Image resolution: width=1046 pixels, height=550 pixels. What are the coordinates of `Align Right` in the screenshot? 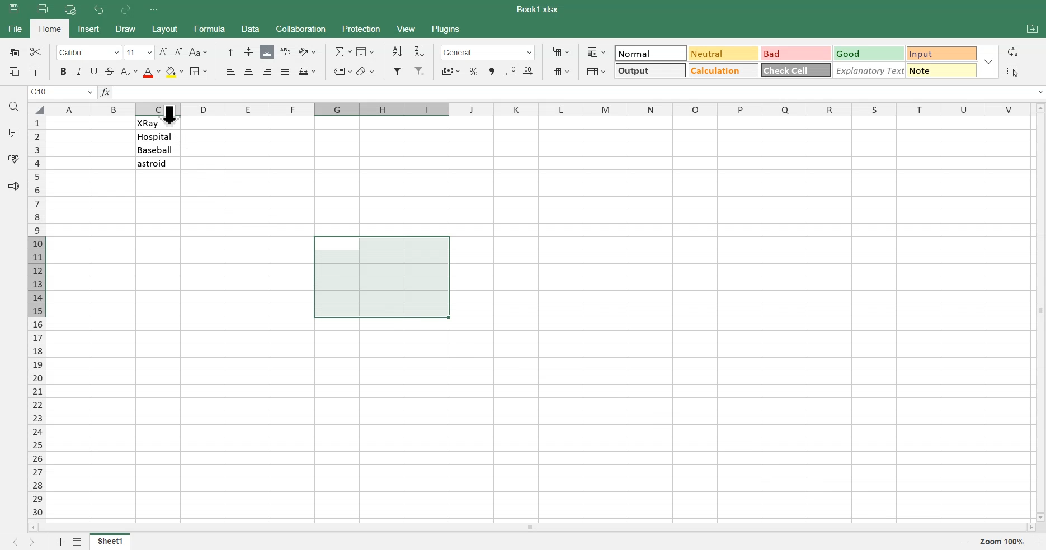 It's located at (268, 71).